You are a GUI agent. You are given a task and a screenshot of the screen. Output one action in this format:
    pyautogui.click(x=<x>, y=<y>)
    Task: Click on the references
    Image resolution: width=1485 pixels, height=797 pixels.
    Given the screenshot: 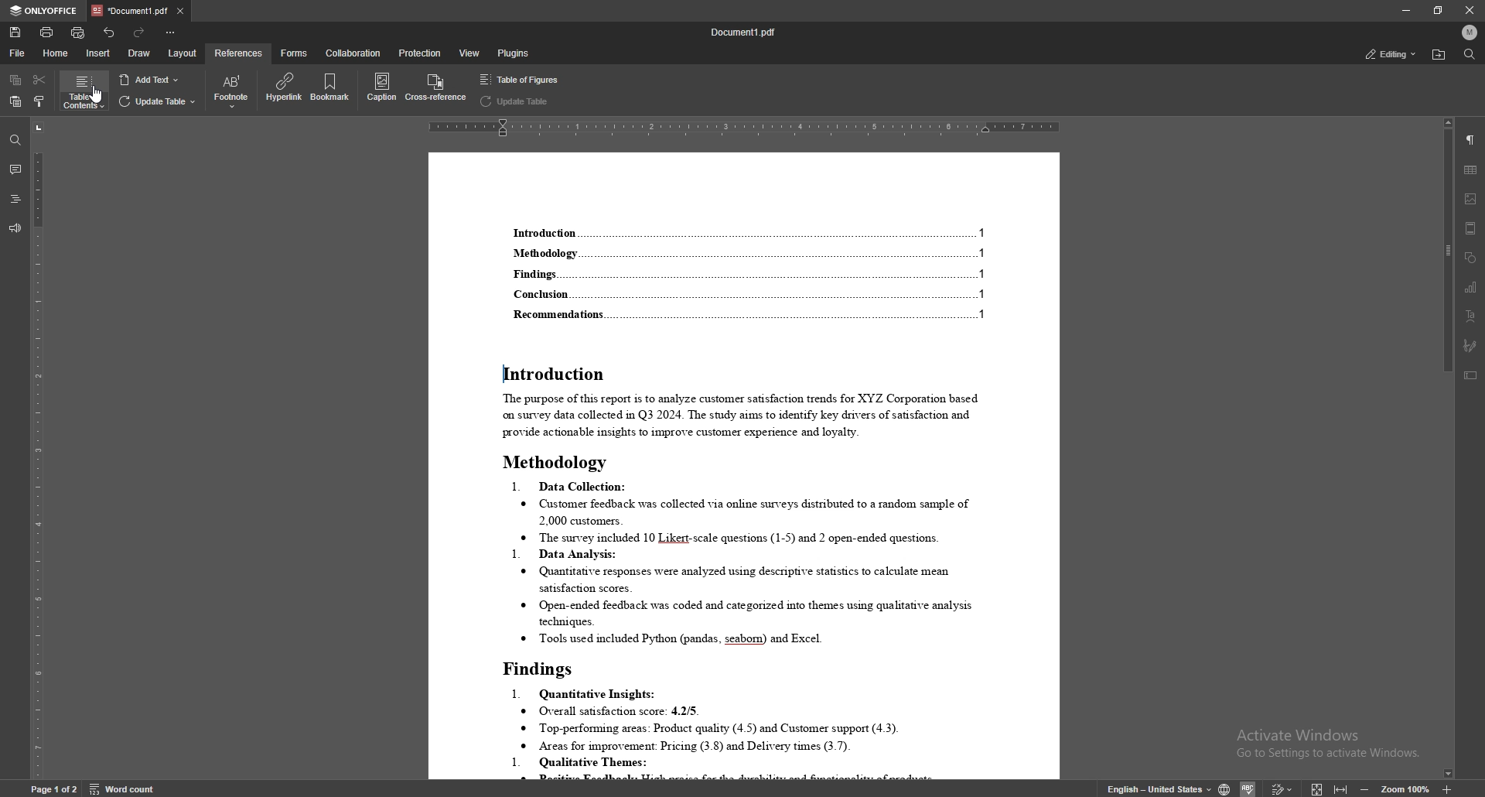 What is the action you would take?
    pyautogui.click(x=239, y=53)
    